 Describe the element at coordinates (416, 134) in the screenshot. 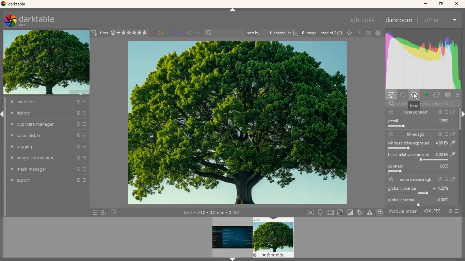

I see `filmic` at that location.